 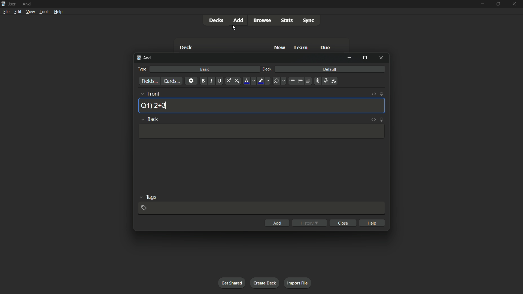 I want to click on cursor, so click(x=234, y=28).